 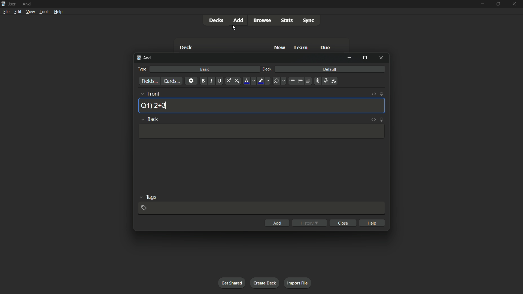 I want to click on cursor, so click(x=234, y=28).